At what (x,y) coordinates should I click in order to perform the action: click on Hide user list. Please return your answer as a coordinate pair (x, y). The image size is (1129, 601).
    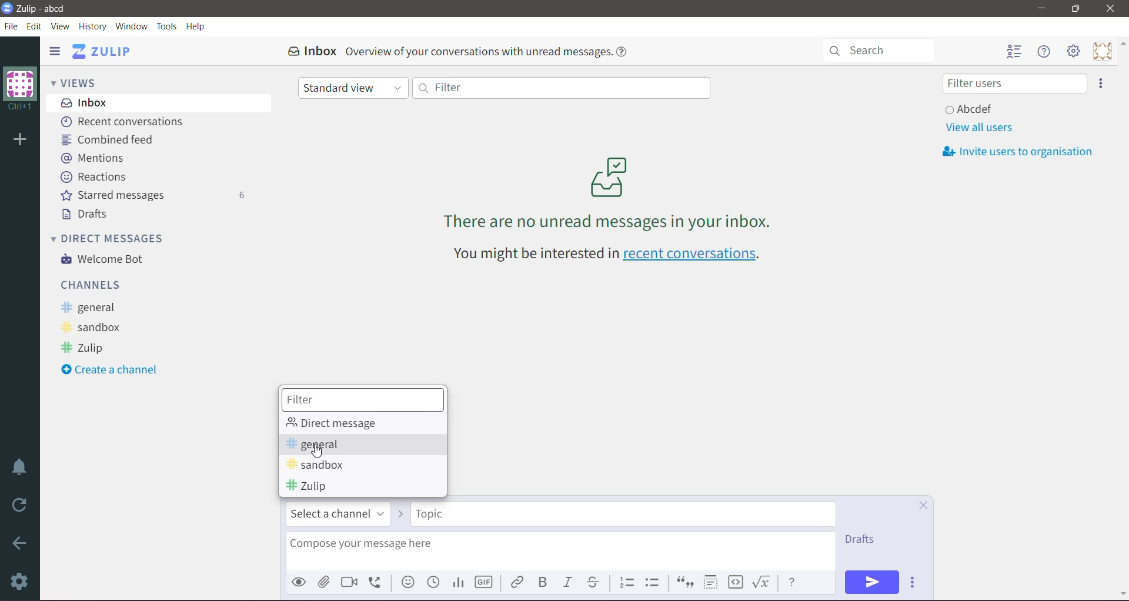
    Looking at the image, I should click on (1013, 52).